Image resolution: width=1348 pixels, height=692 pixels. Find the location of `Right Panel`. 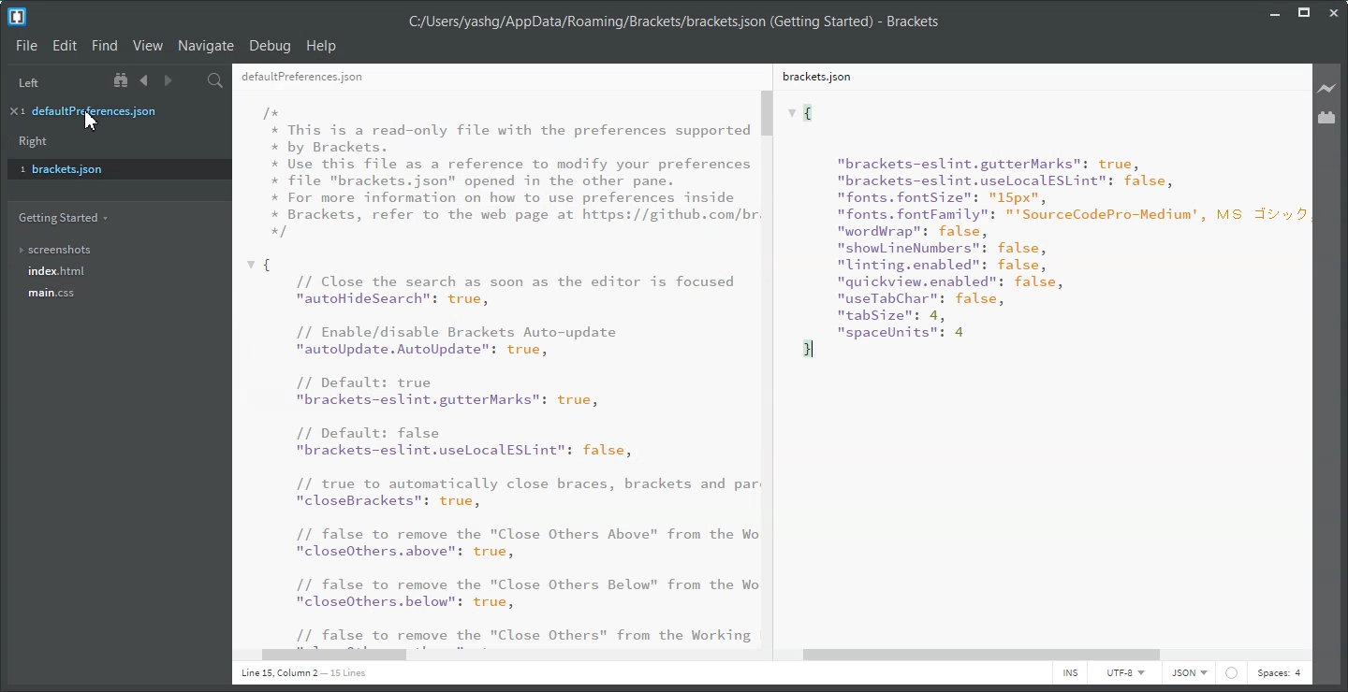

Right Panel is located at coordinates (31, 142).